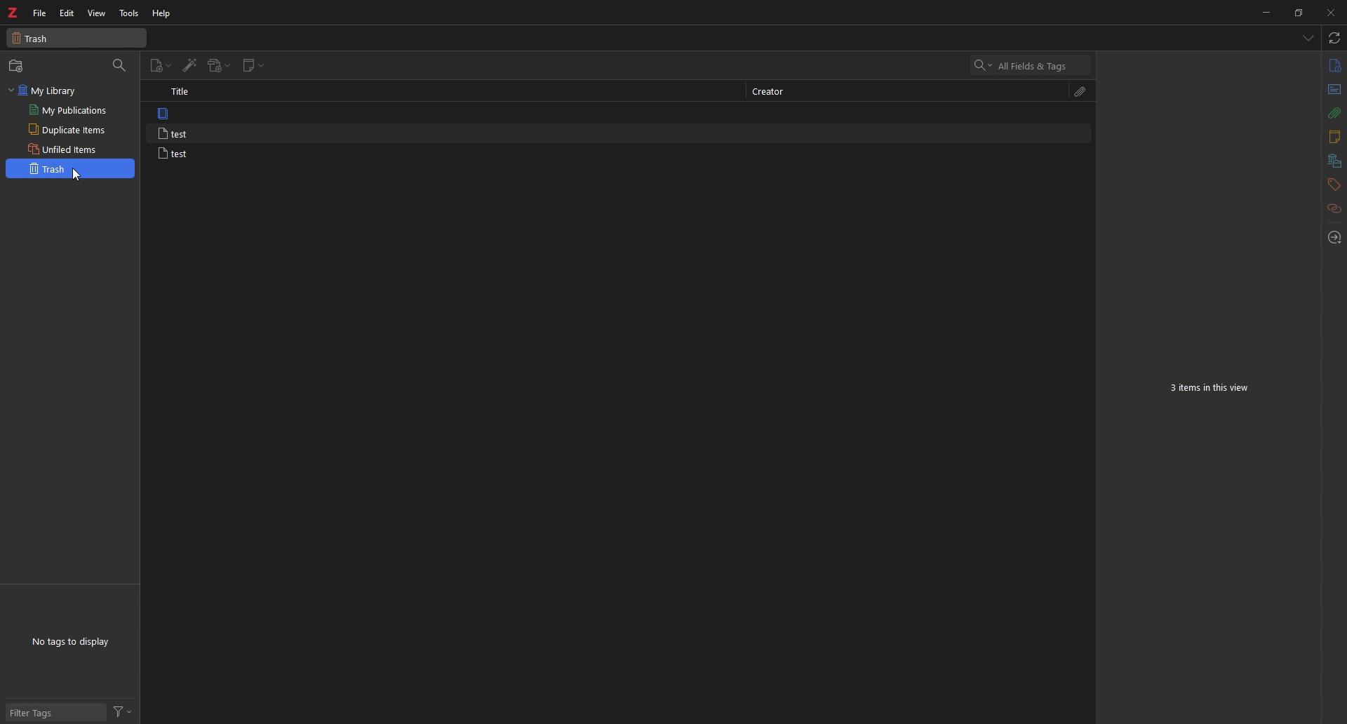  I want to click on minimize, so click(1266, 13).